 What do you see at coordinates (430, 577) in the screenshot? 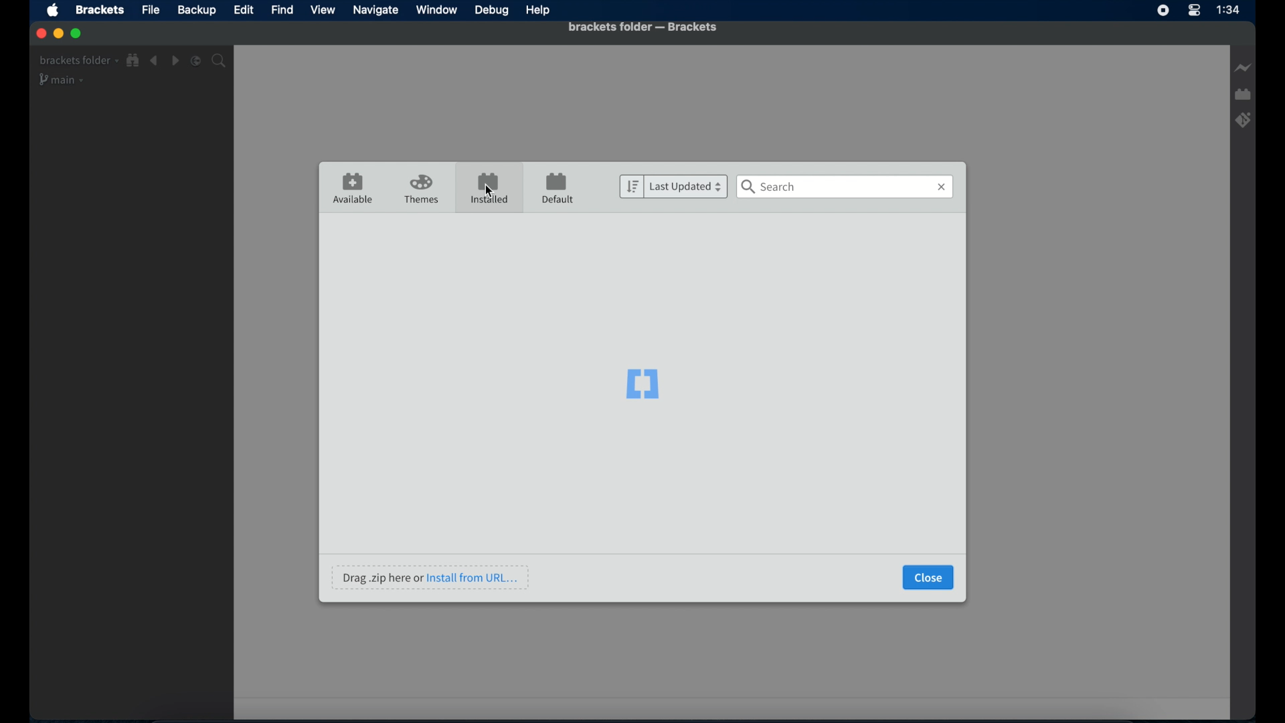
I see `drag .zip here or install from url...` at bounding box center [430, 577].